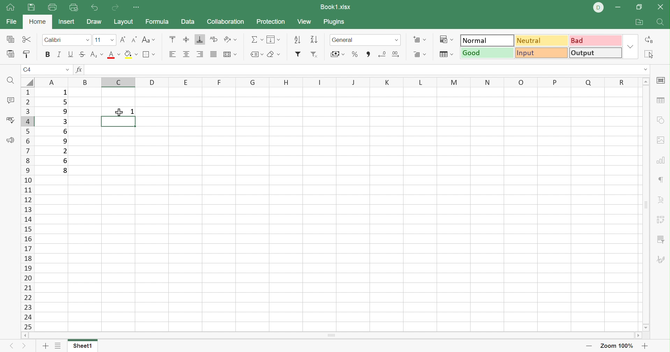  What do you see at coordinates (630, 46) in the screenshot?
I see `Drop Down` at bounding box center [630, 46].